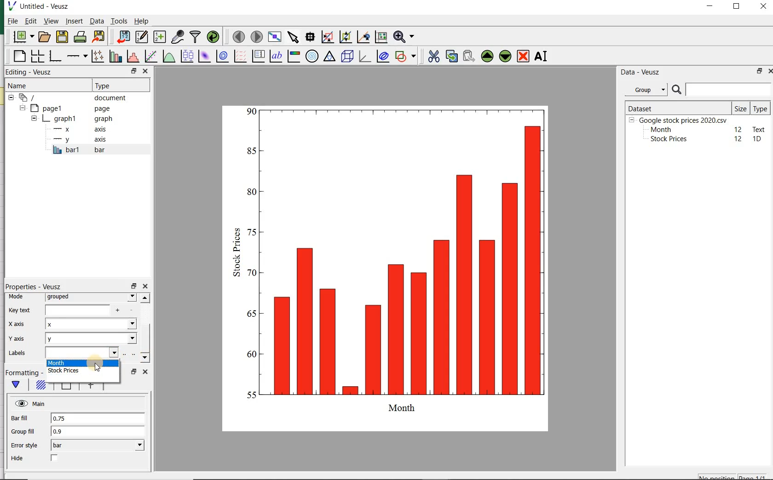 The image size is (773, 480). I want to click on x axis, so click(76, 130).